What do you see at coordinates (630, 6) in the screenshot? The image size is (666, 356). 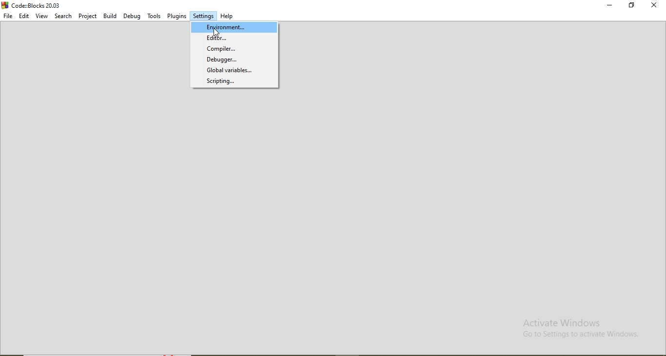 I see `Restore` at bounding box center [630, 6].